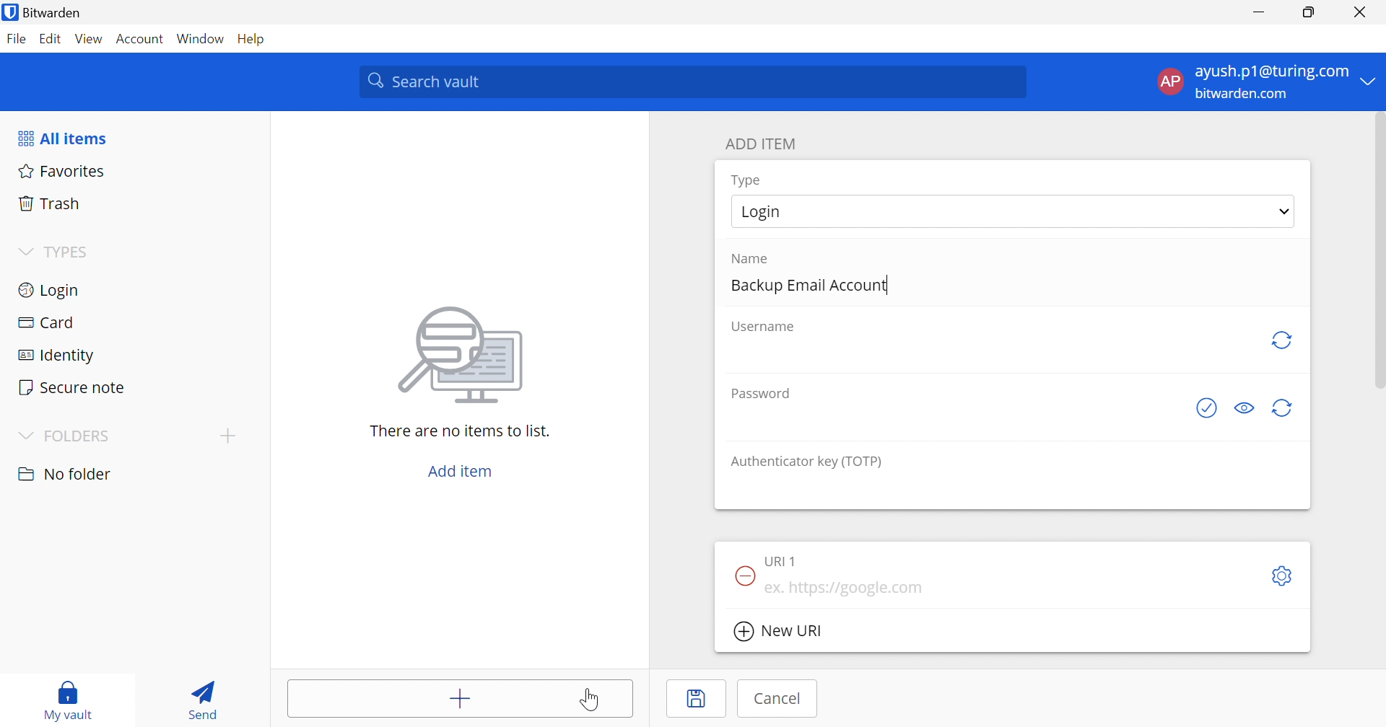 The width and height of the screenshot is (1386, 727). I want to click on Identity, so click(51, 357).